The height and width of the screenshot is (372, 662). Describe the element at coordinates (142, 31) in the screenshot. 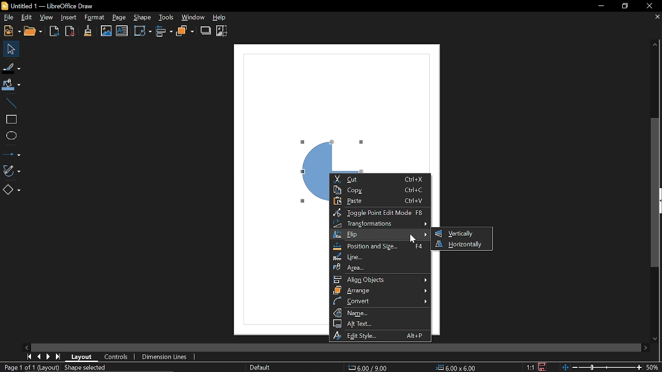

I see `Transformation` at that location.